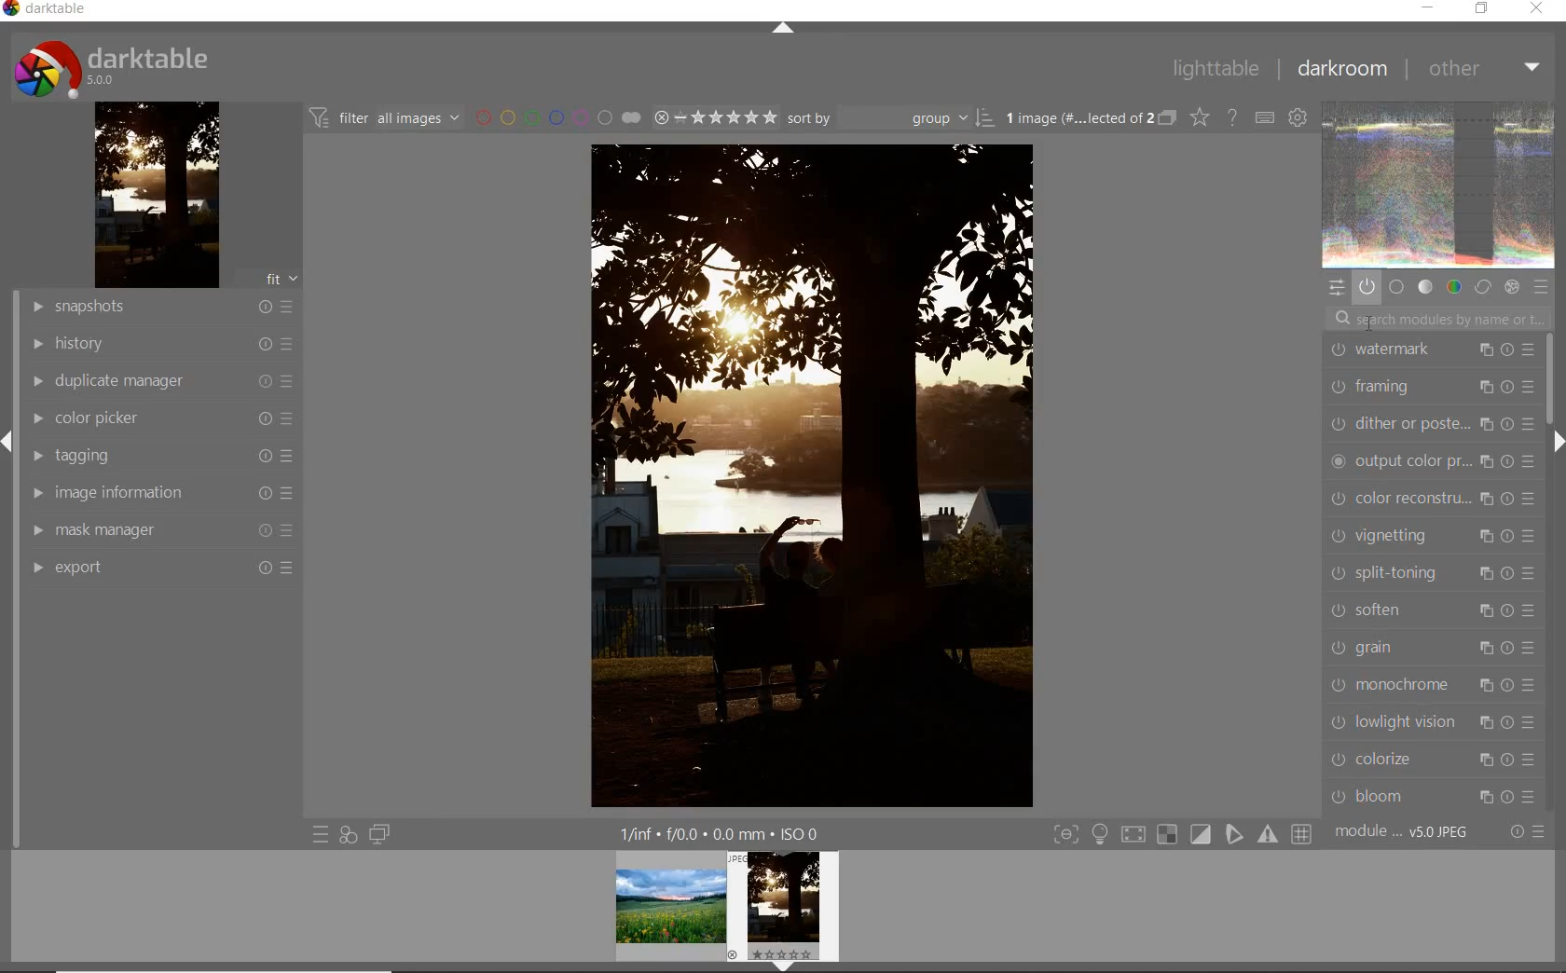 This screenshot has width=1566, height=973. I want to click on dither or paste, so click(1428, 423).